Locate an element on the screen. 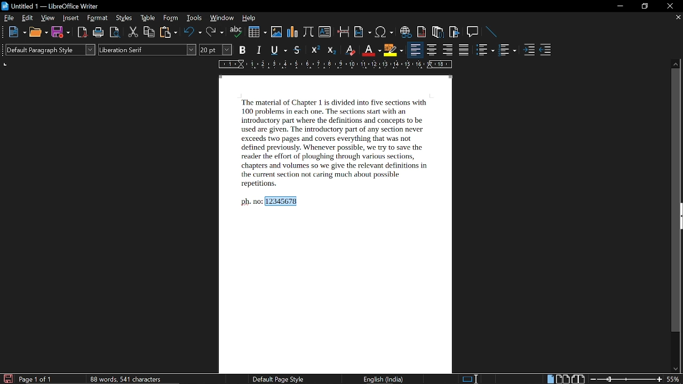 The image size is (683, 384). tools is located at coordinates (194, 19).